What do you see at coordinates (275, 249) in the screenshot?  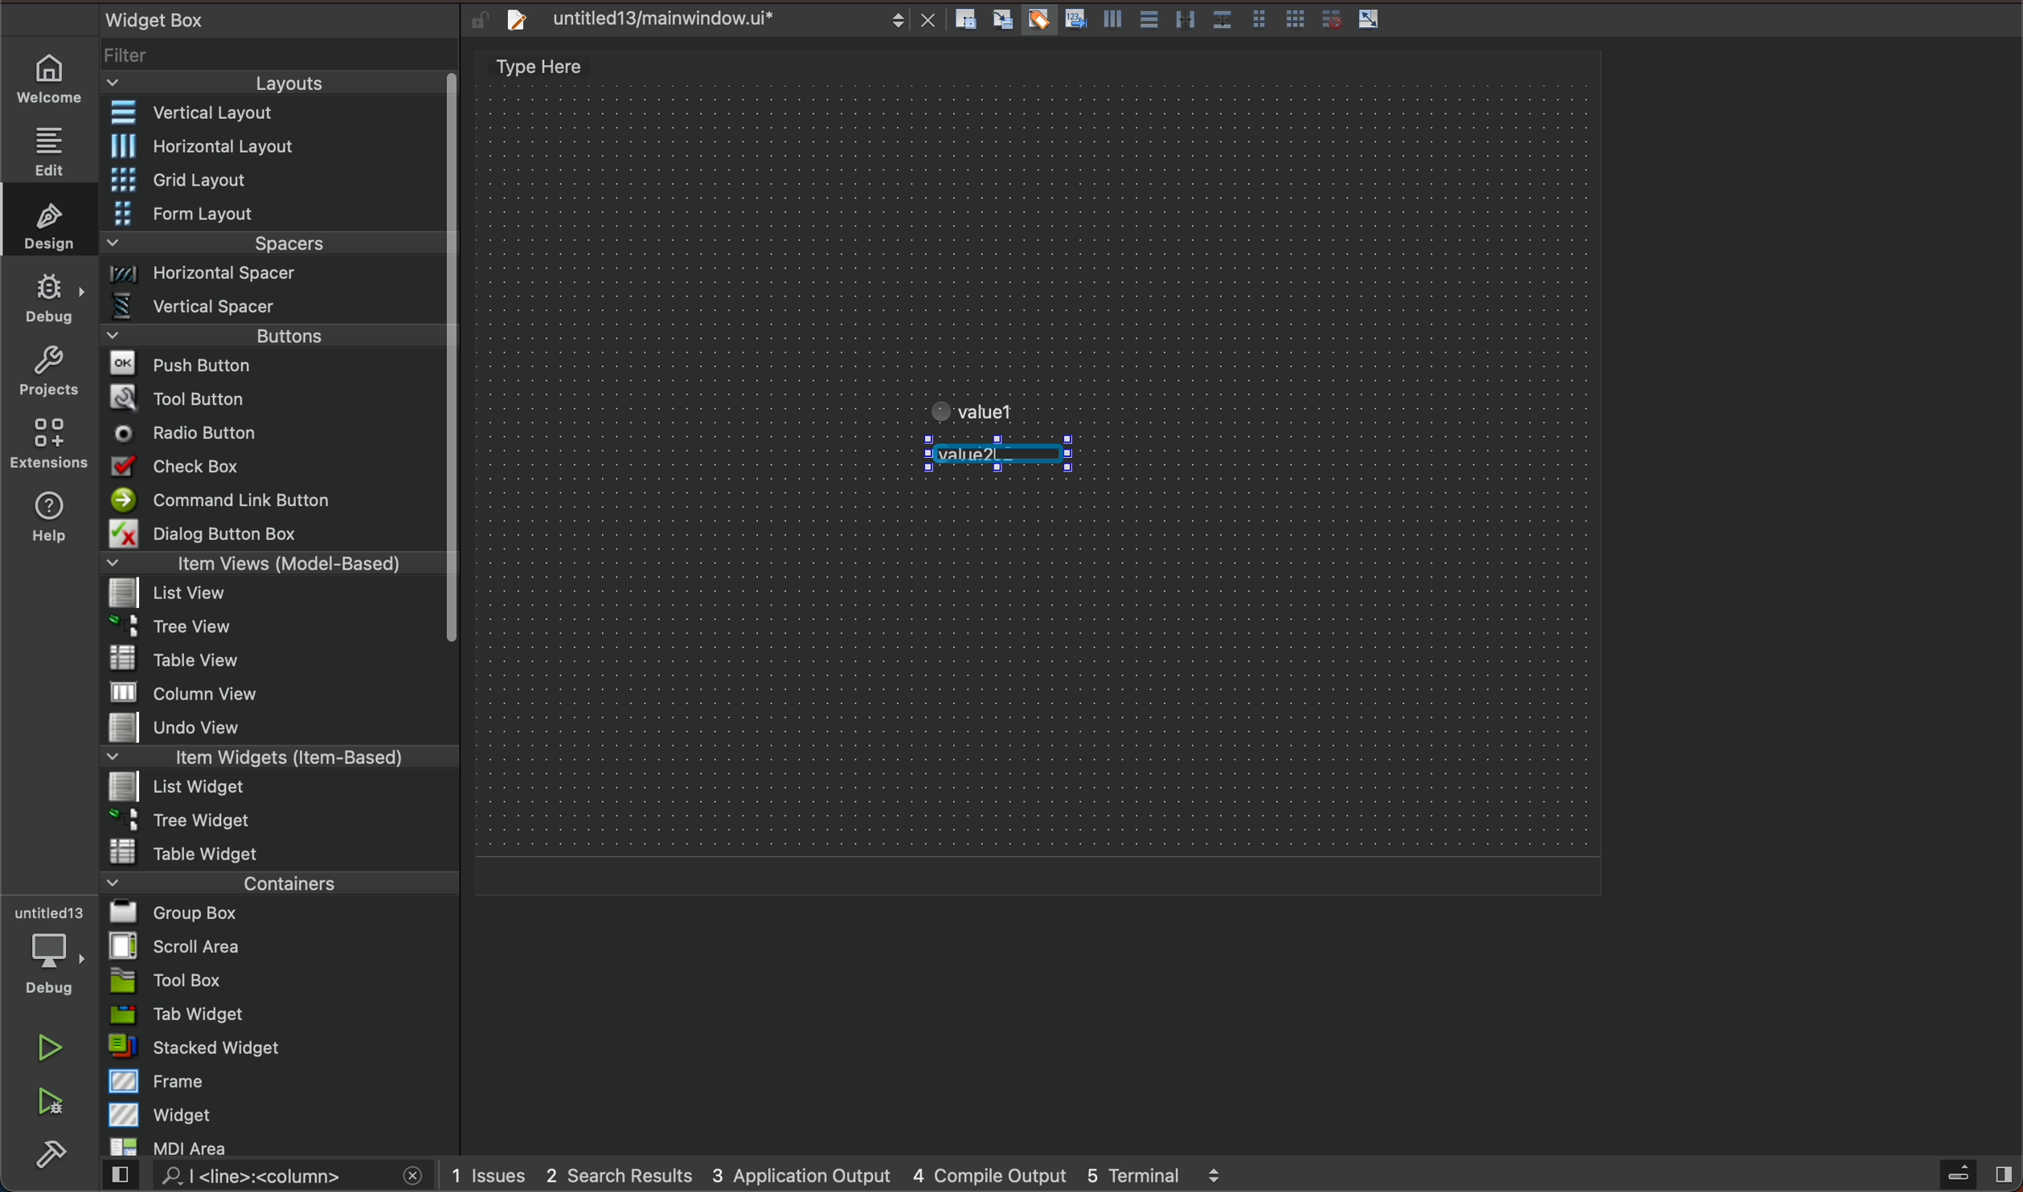 I see `spacers` at bounding box center [275, 249].